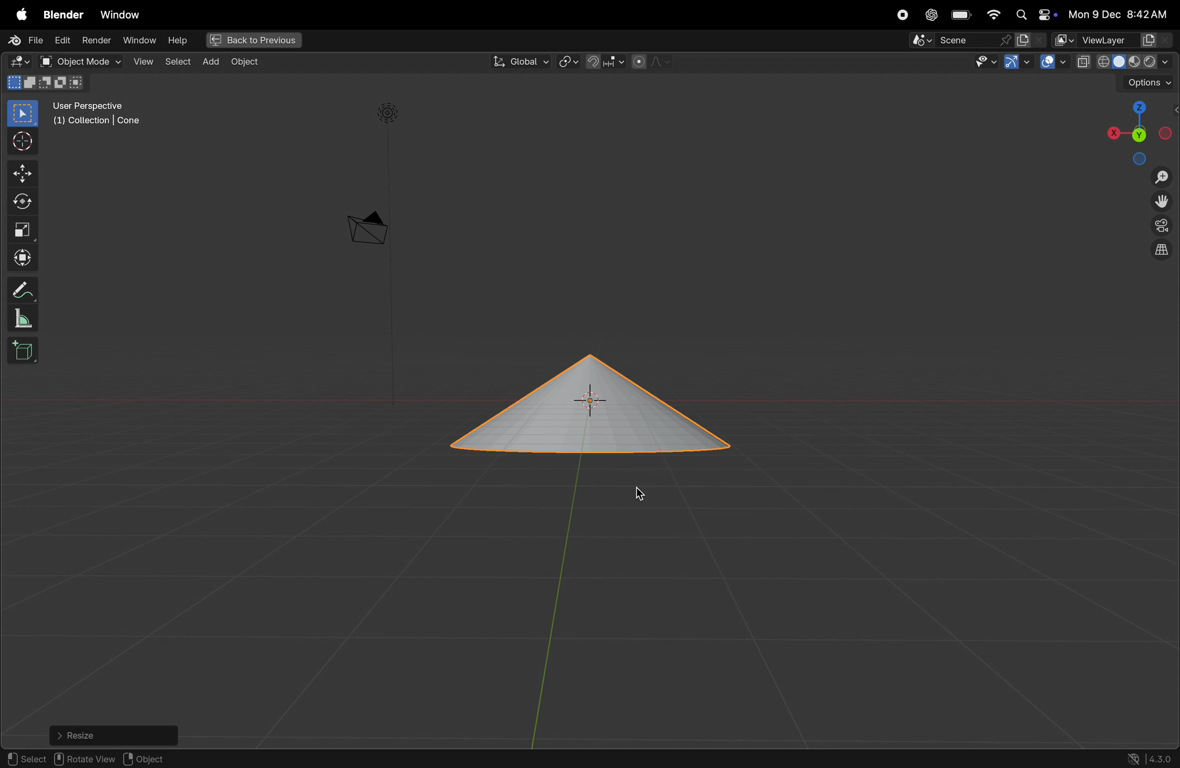 This screenshot has width=1180, height=768. What do you see at coordinates (19, 289) in the screenshot?
I see `annotate` at bounding box center [19, 289].